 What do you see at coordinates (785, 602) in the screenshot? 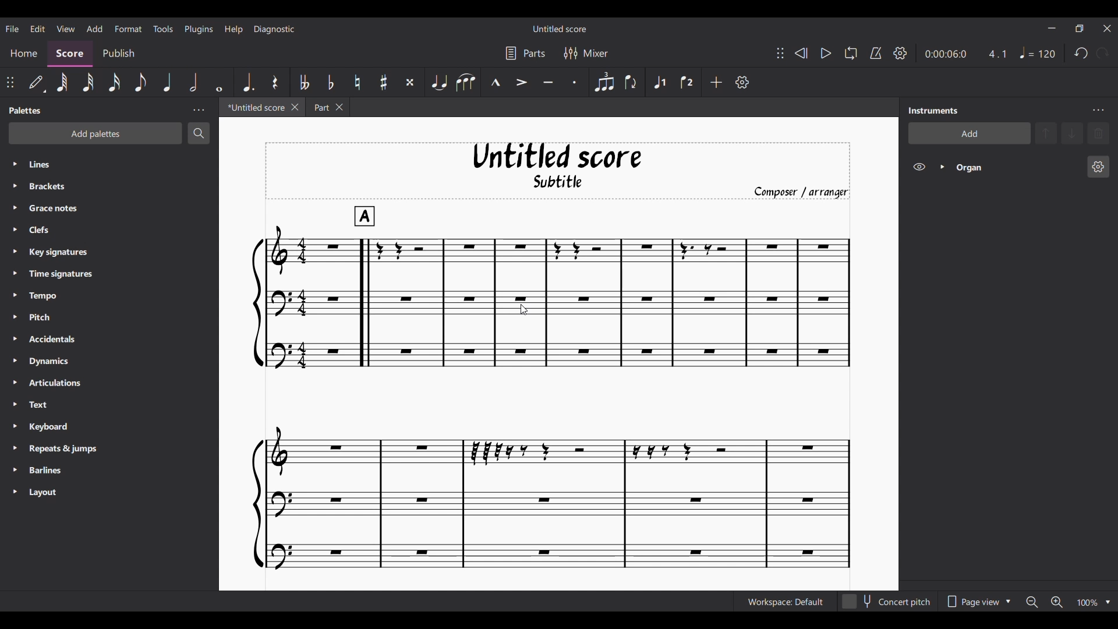
I see `Current Workspace setting` at bounding box center [785, 602].